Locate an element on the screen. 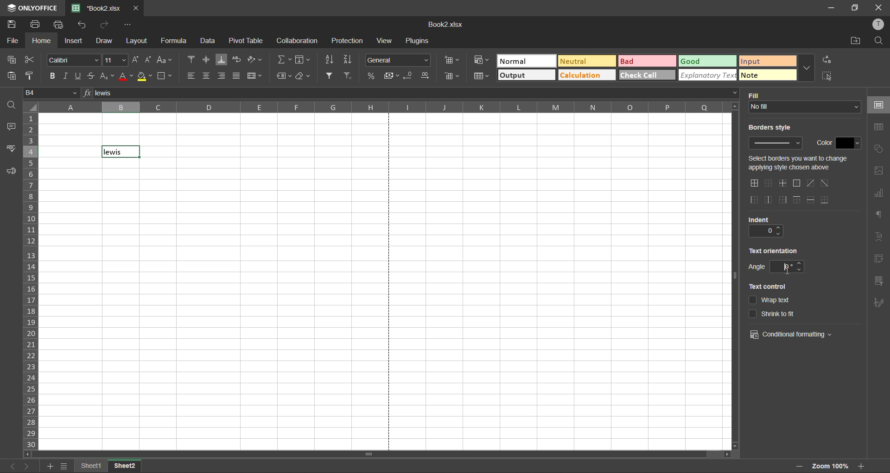 The height and width of the screenshot is (473, 890). cut is located at coordinates (31, 61).